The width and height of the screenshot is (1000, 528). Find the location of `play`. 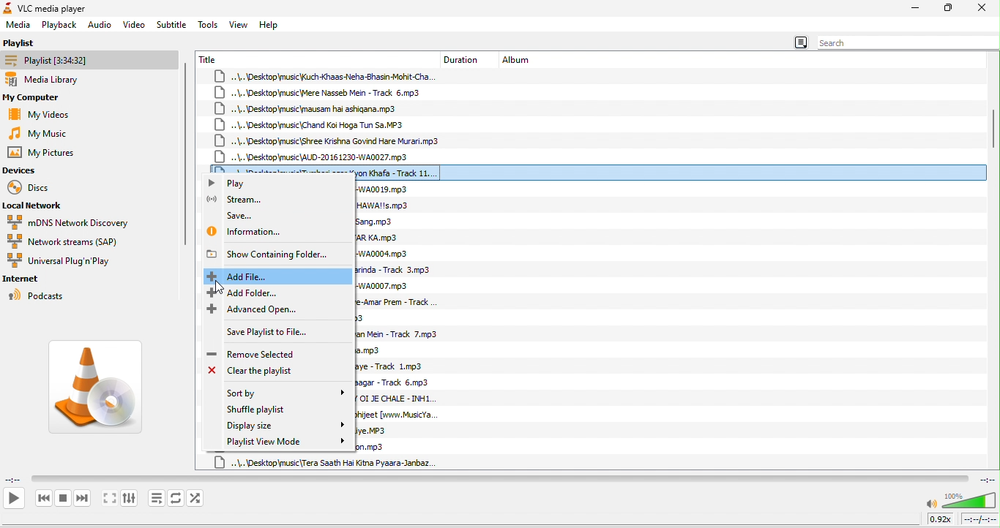

play is located at coordinates (239, 183).